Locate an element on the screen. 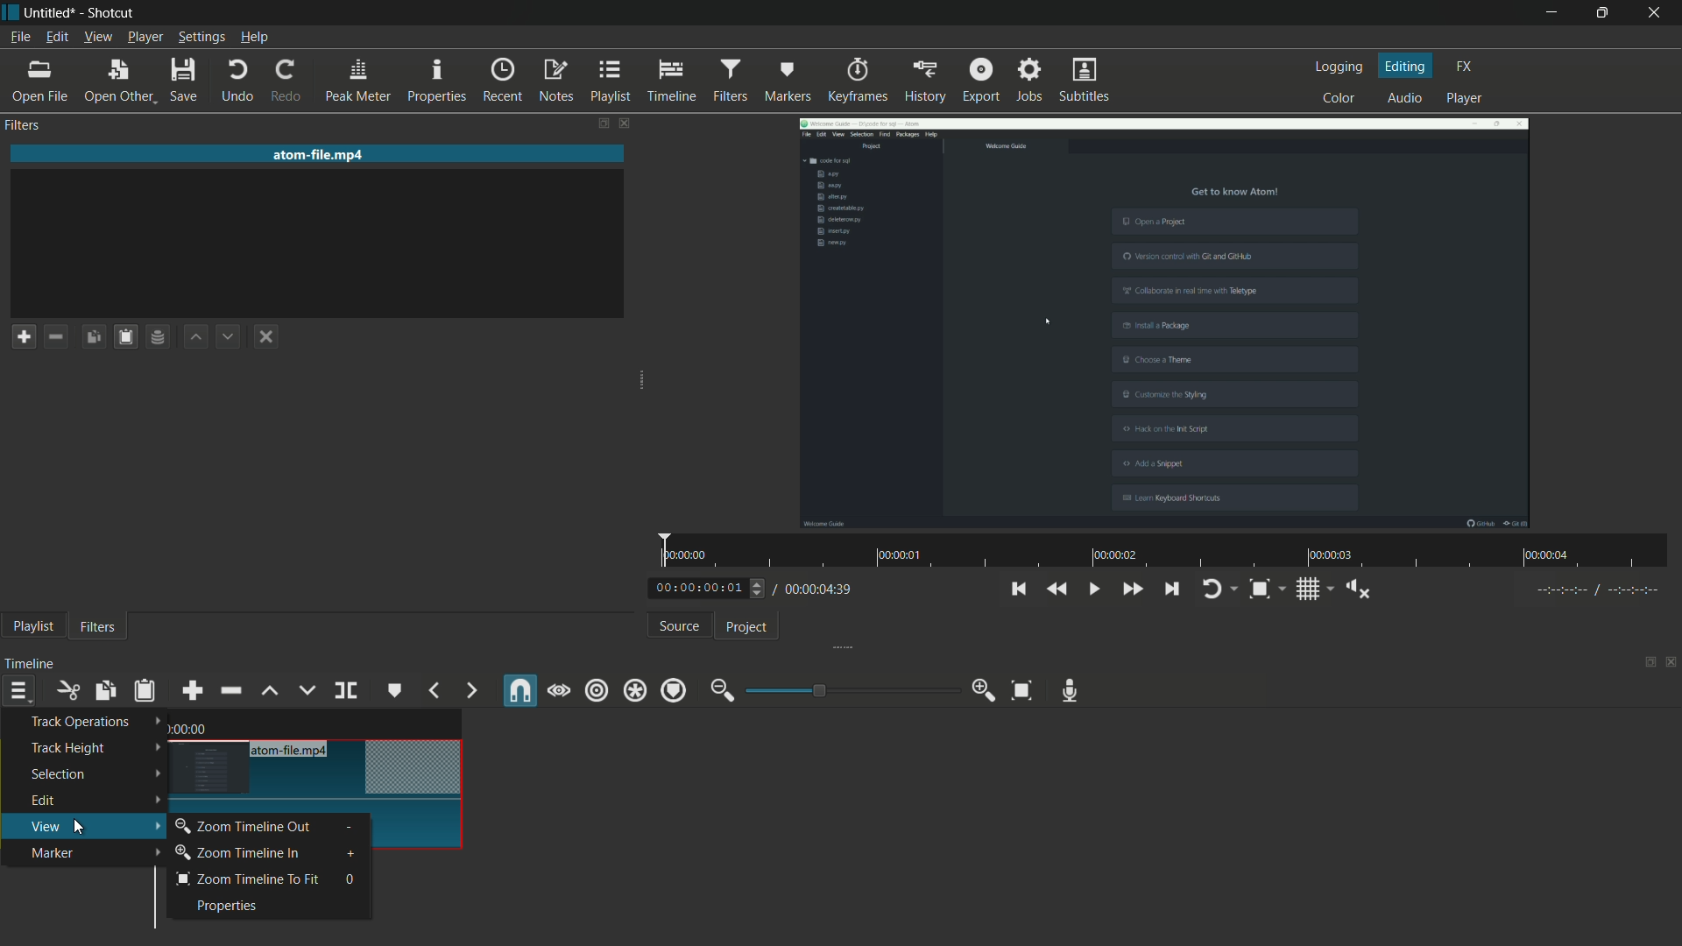  zoom timeline out is located at coordinates (241, 827).